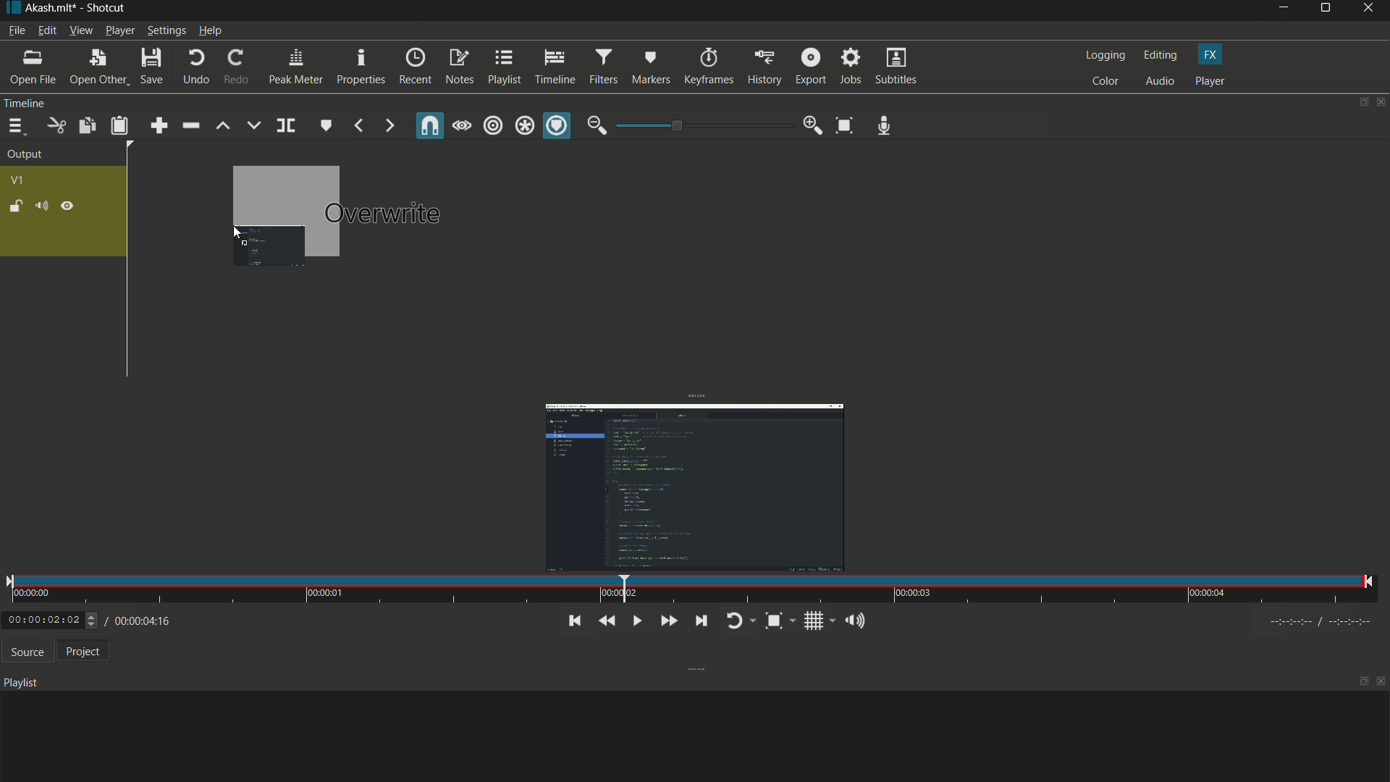 The width and height of the screenshot is (1390, 782). What do you see at coordinates (51, 103) in the screenshot?
I see `Timeline` at bounding box center [51, 103].